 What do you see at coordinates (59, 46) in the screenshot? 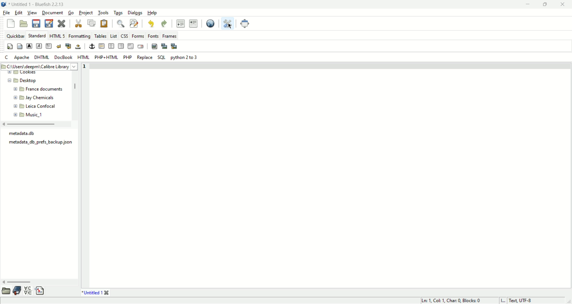
I see `break` at bounding box center [59, 46].